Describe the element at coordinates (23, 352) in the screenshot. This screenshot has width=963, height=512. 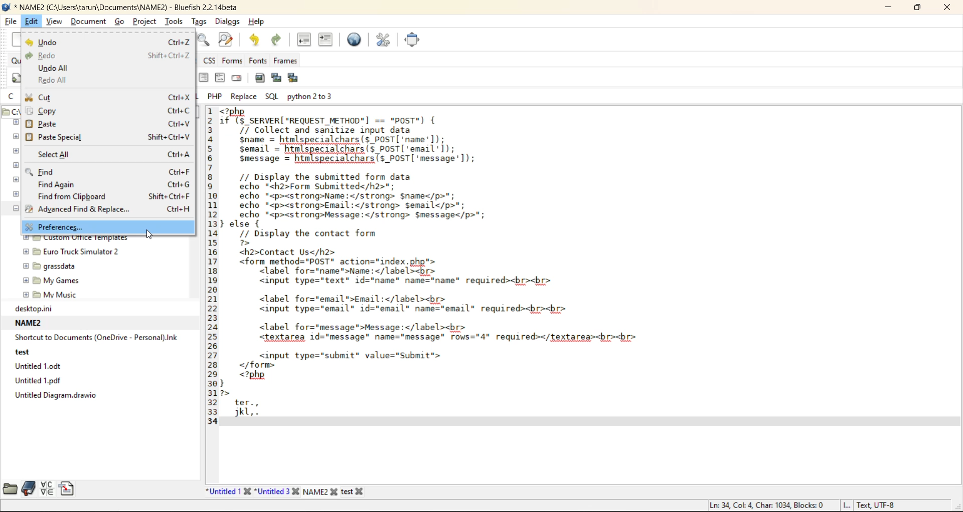
I see `test` at that location.